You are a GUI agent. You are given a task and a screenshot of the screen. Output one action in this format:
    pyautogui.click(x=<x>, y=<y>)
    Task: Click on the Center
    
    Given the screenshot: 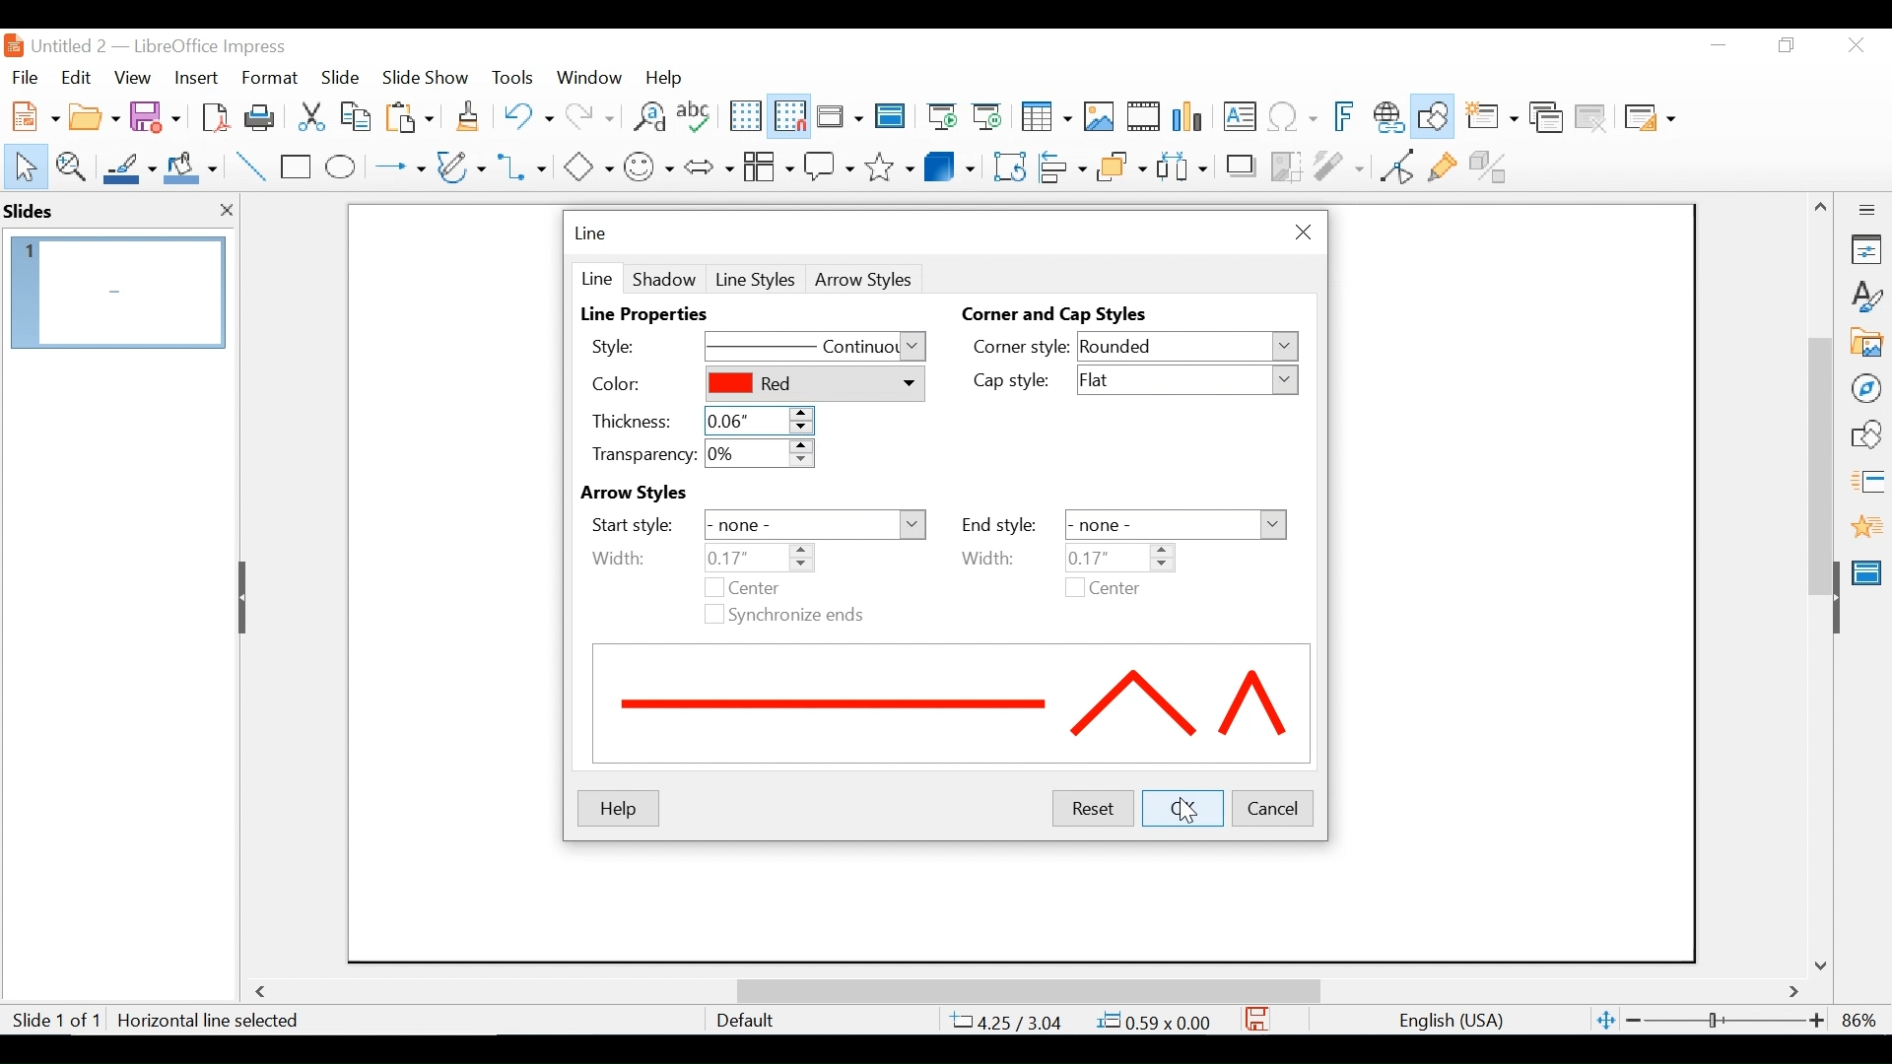 What is the action you would take?
    pyautogui.click(x=773, y=587)
    